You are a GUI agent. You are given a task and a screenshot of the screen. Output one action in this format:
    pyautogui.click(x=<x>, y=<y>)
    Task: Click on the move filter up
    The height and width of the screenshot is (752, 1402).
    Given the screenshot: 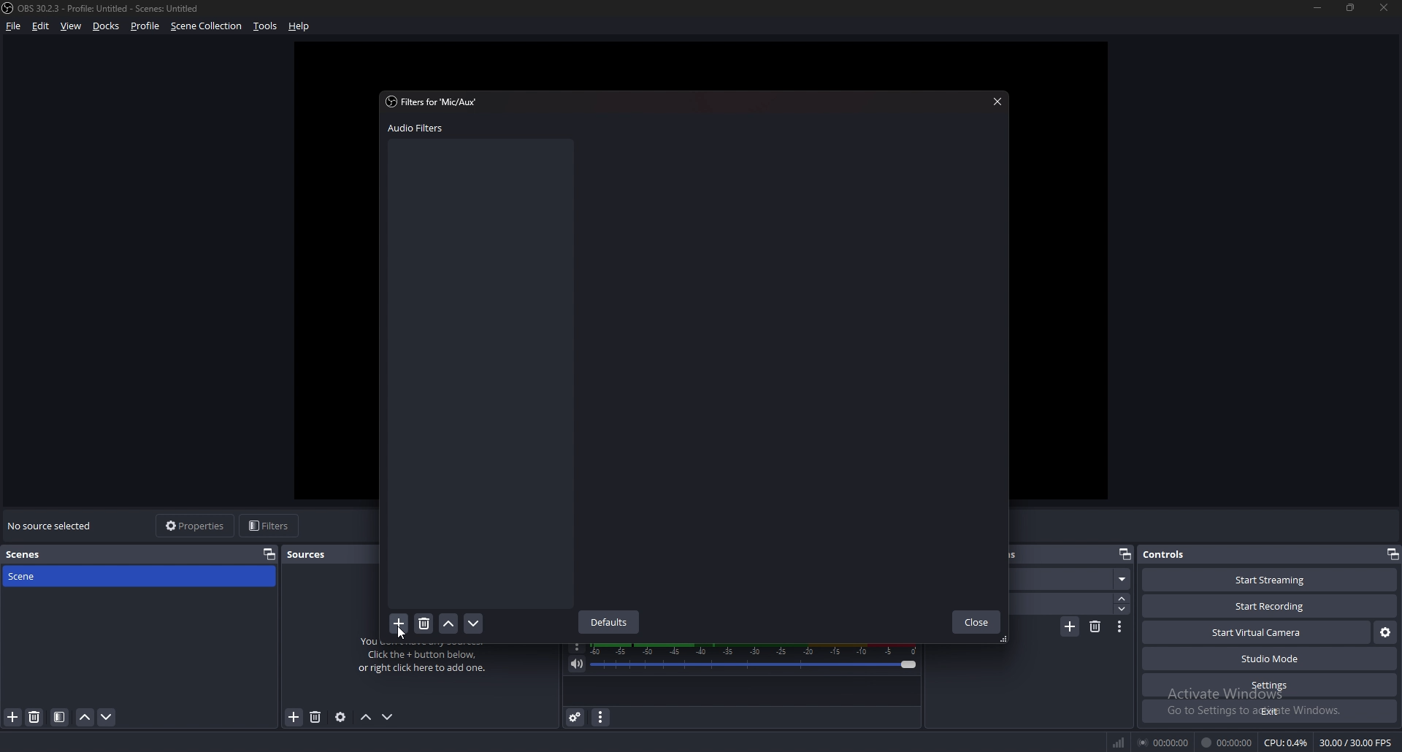 What is the action you would take?
    pyautogui.click(x=449, y=623)
    